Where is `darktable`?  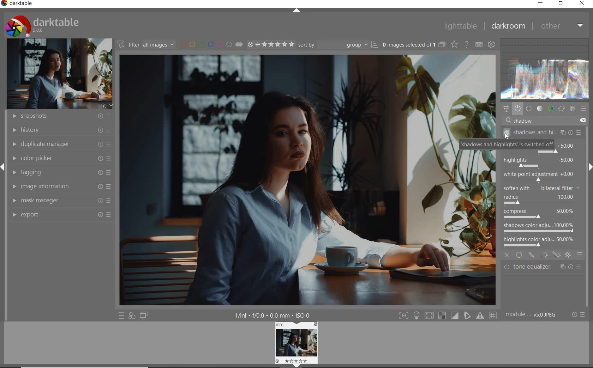 darktable is located at coordinates (20, 4).